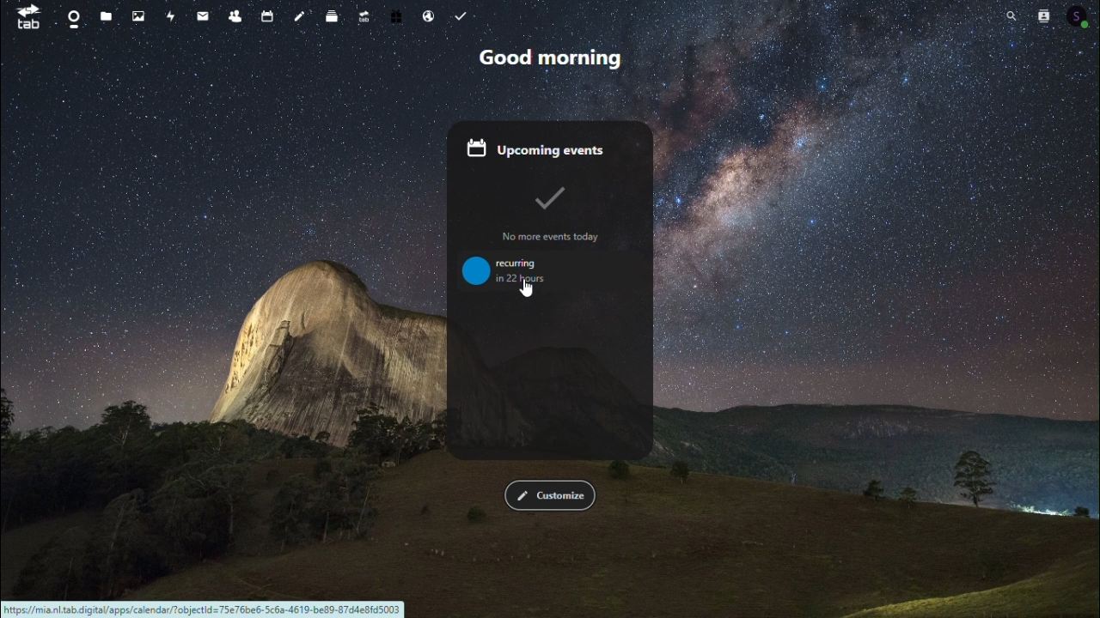  I want to click on Icon, so click(473, 271).